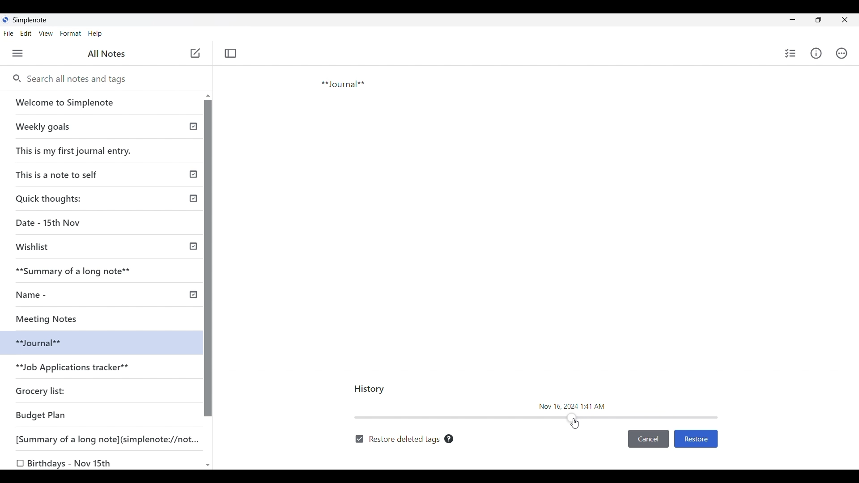 The width and height of the screenshot is (859, 483). Describe the element at coordinates (380, 118) in the screenshot. I see `Journal` at that location.